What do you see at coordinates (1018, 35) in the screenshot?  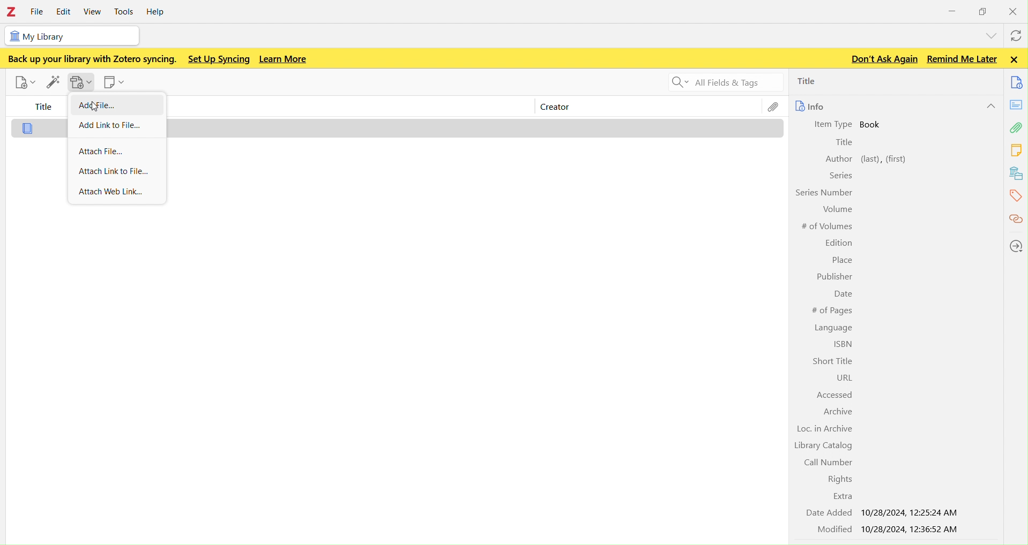 I see `syncwith zotero` at bounding box center [1018, 35].